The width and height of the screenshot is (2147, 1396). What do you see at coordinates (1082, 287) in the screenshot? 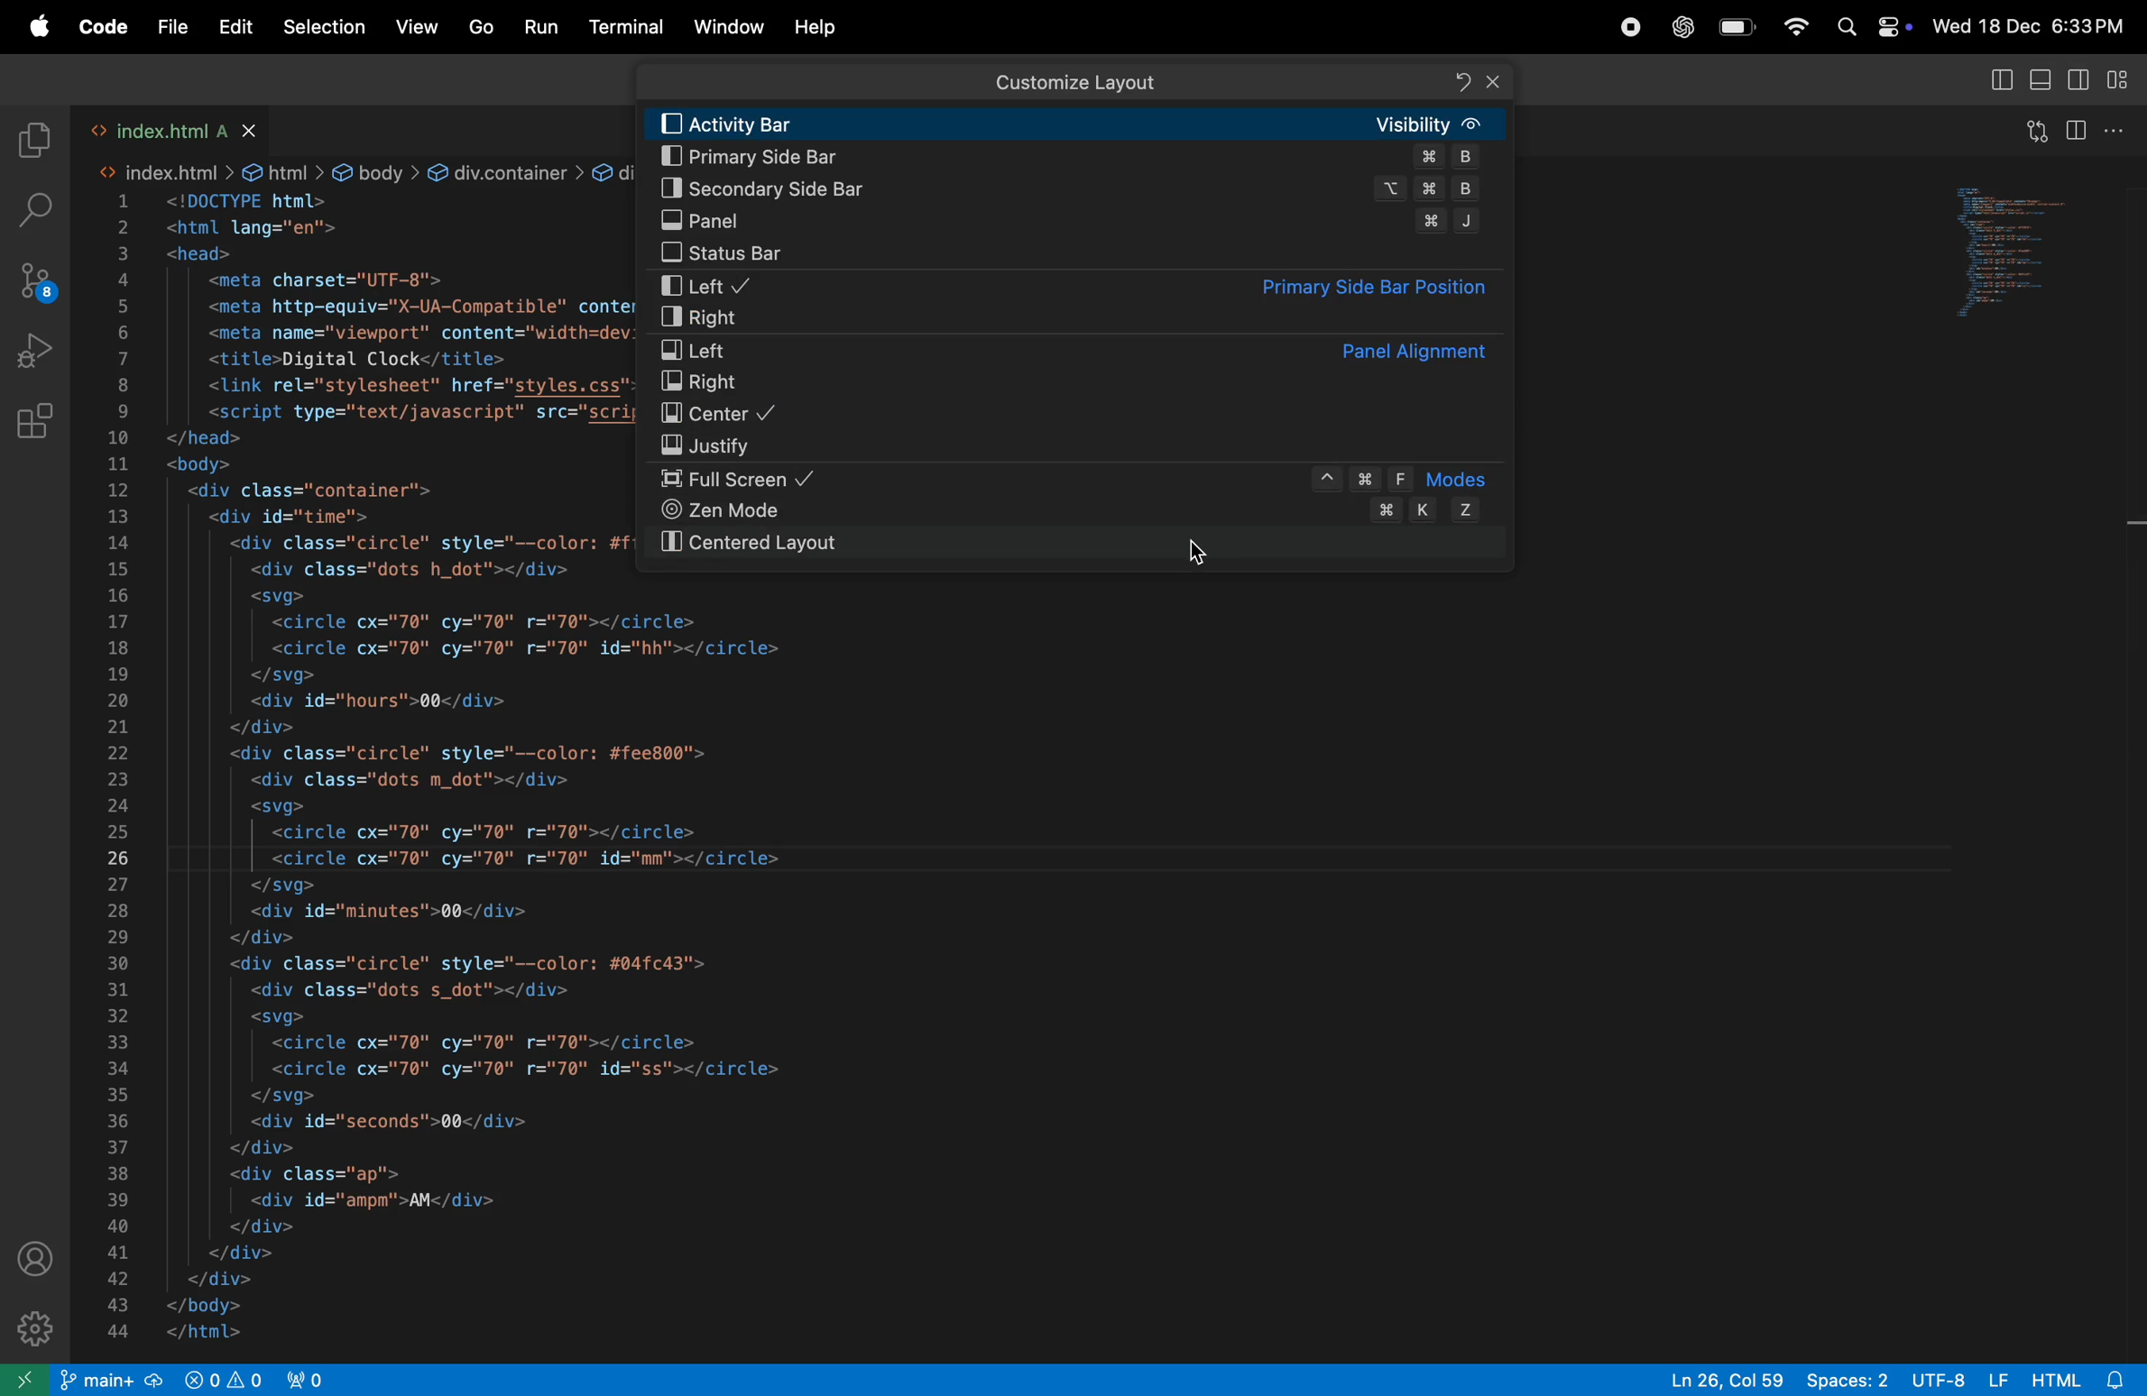
I see `left` at bounding box center [1082, 287].